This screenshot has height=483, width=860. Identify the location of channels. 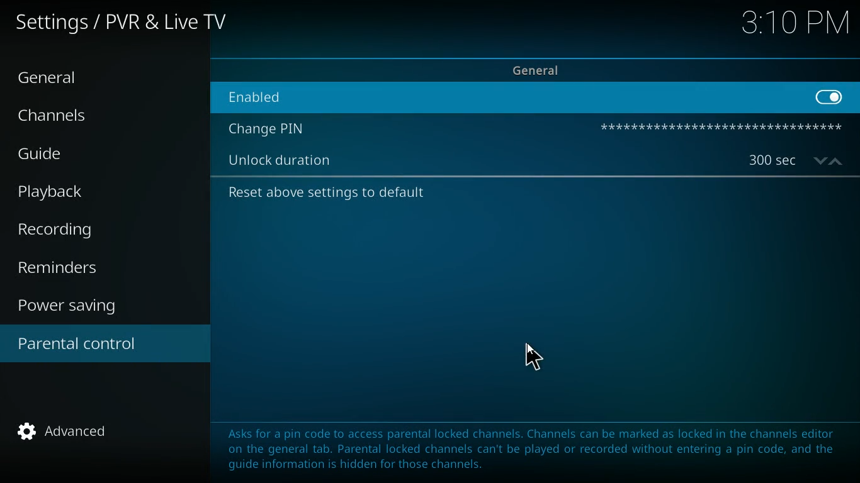
(64, 118).